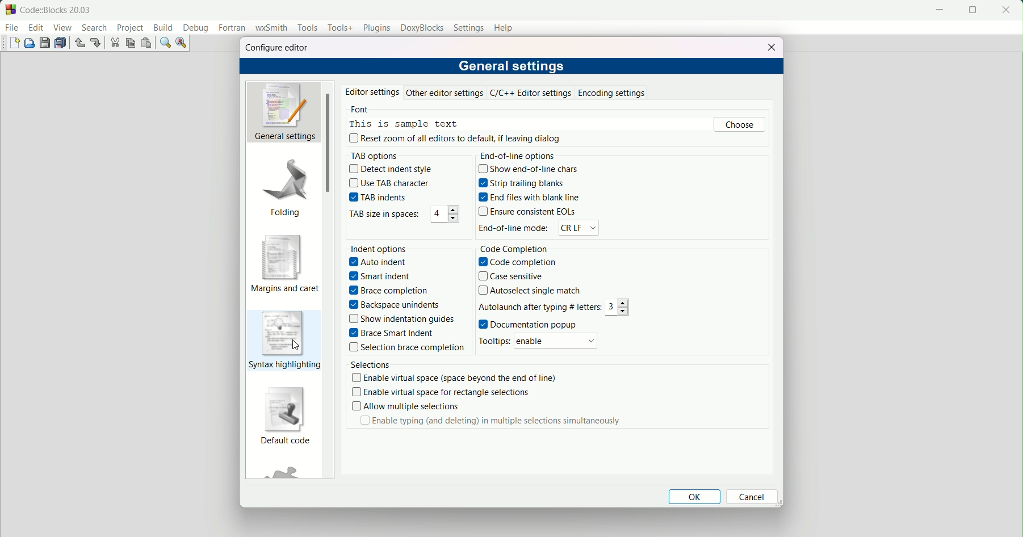  Describe the element at coordinates (532, 94) in the screenshot. I see `C/C++ editor settings` at that location.